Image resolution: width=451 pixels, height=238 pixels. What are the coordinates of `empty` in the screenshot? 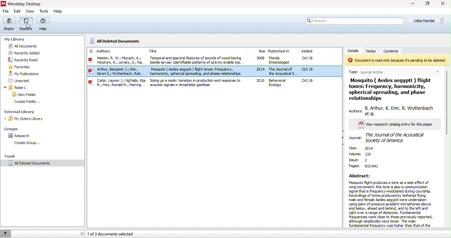 It's located at (10, 24).